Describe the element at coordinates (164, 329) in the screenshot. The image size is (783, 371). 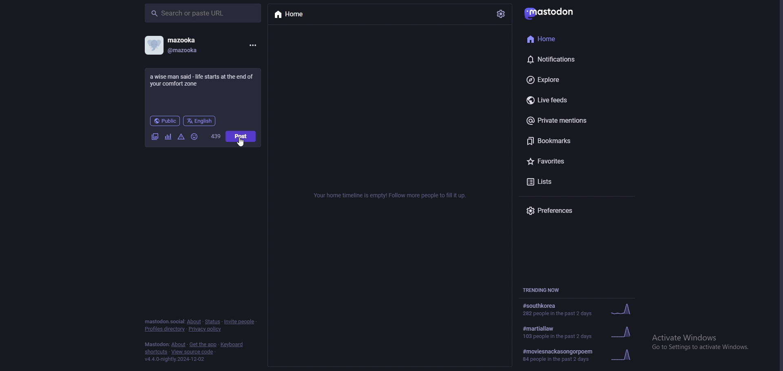
I see `profiles directory` at that location.